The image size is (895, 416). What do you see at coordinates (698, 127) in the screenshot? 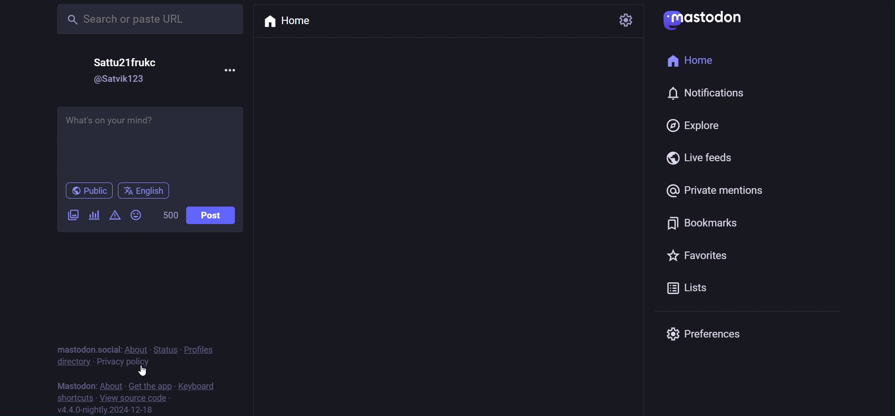
I see `explore` at bounding box center [698, 127].